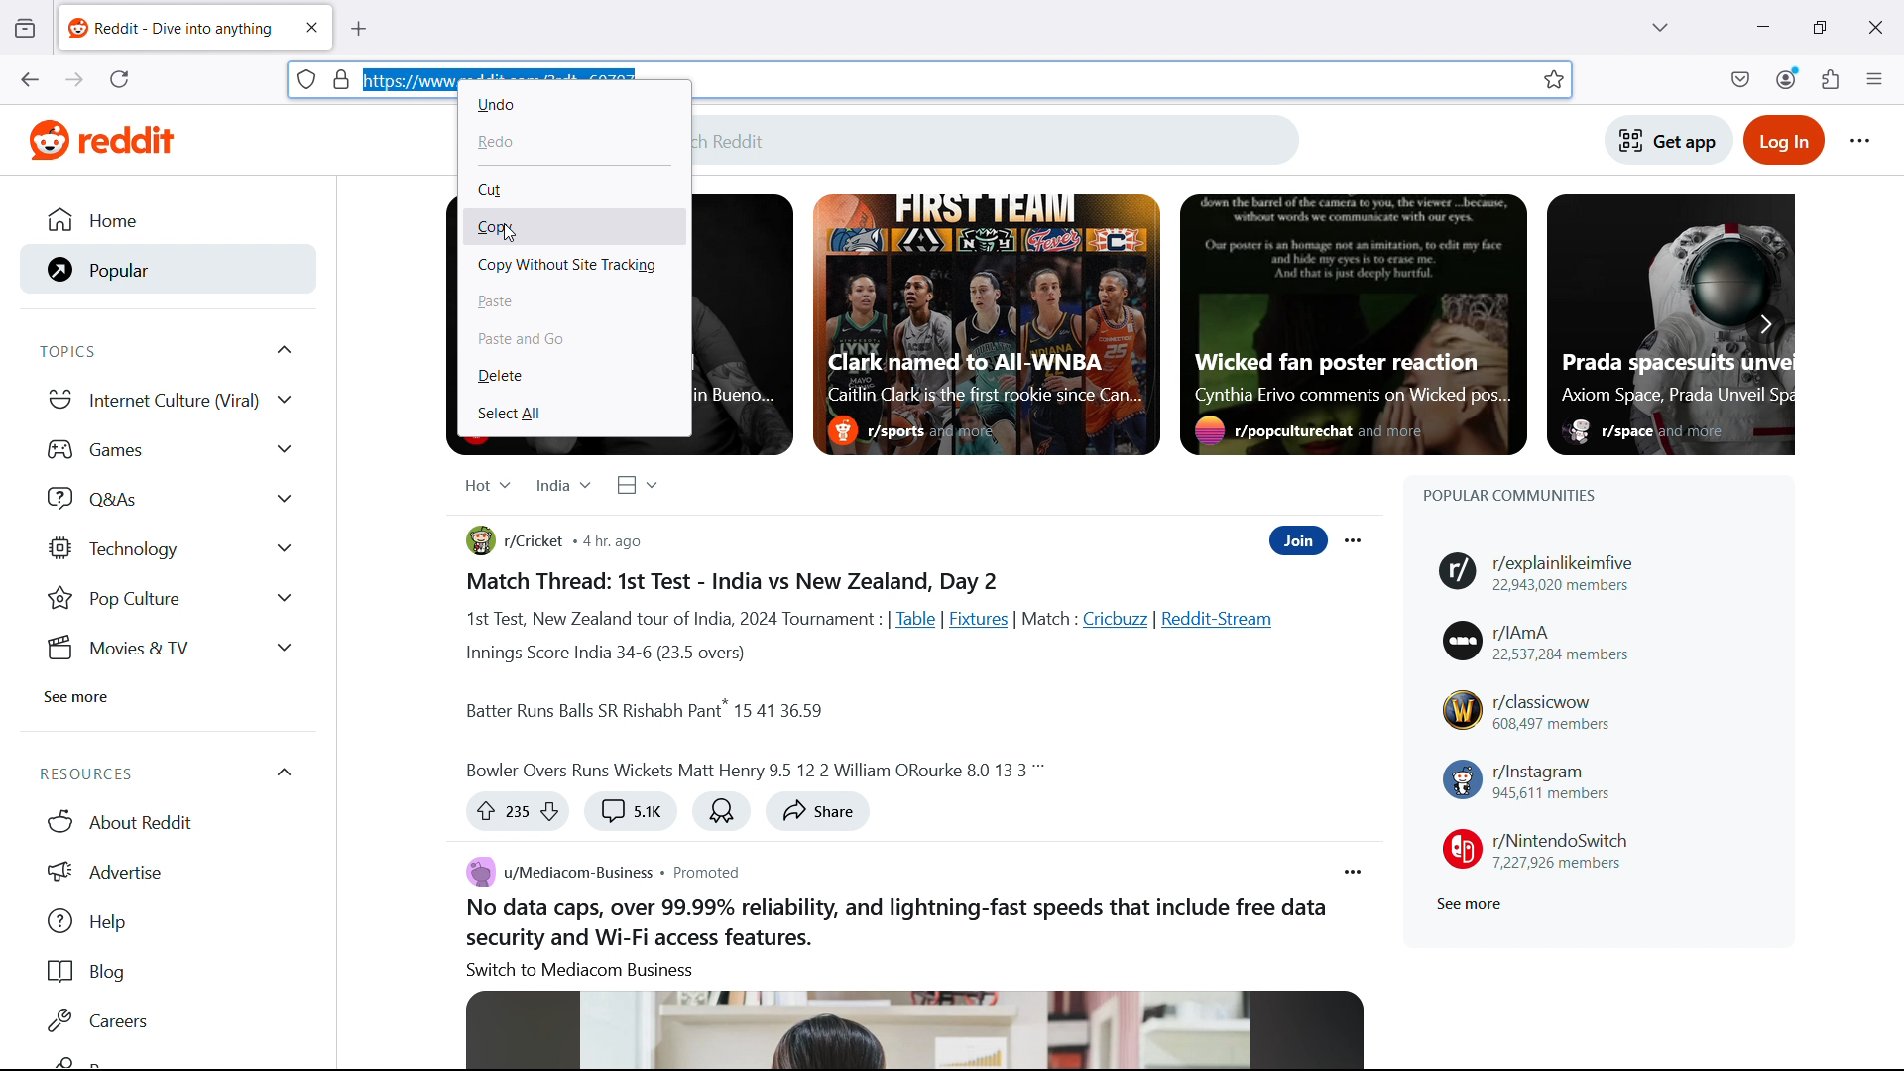  I want to click on undo, so click(574, 108).